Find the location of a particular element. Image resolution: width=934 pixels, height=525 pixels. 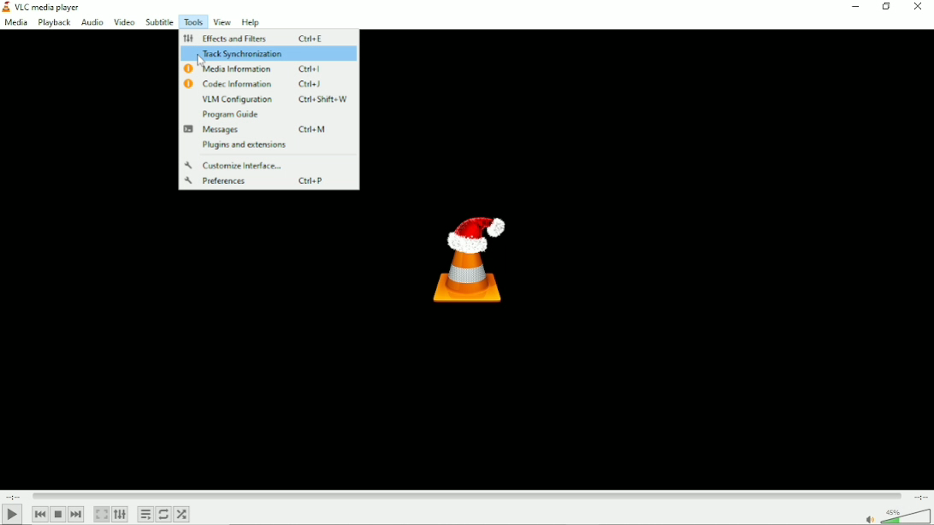

Title is located at coordinates (47, 7).